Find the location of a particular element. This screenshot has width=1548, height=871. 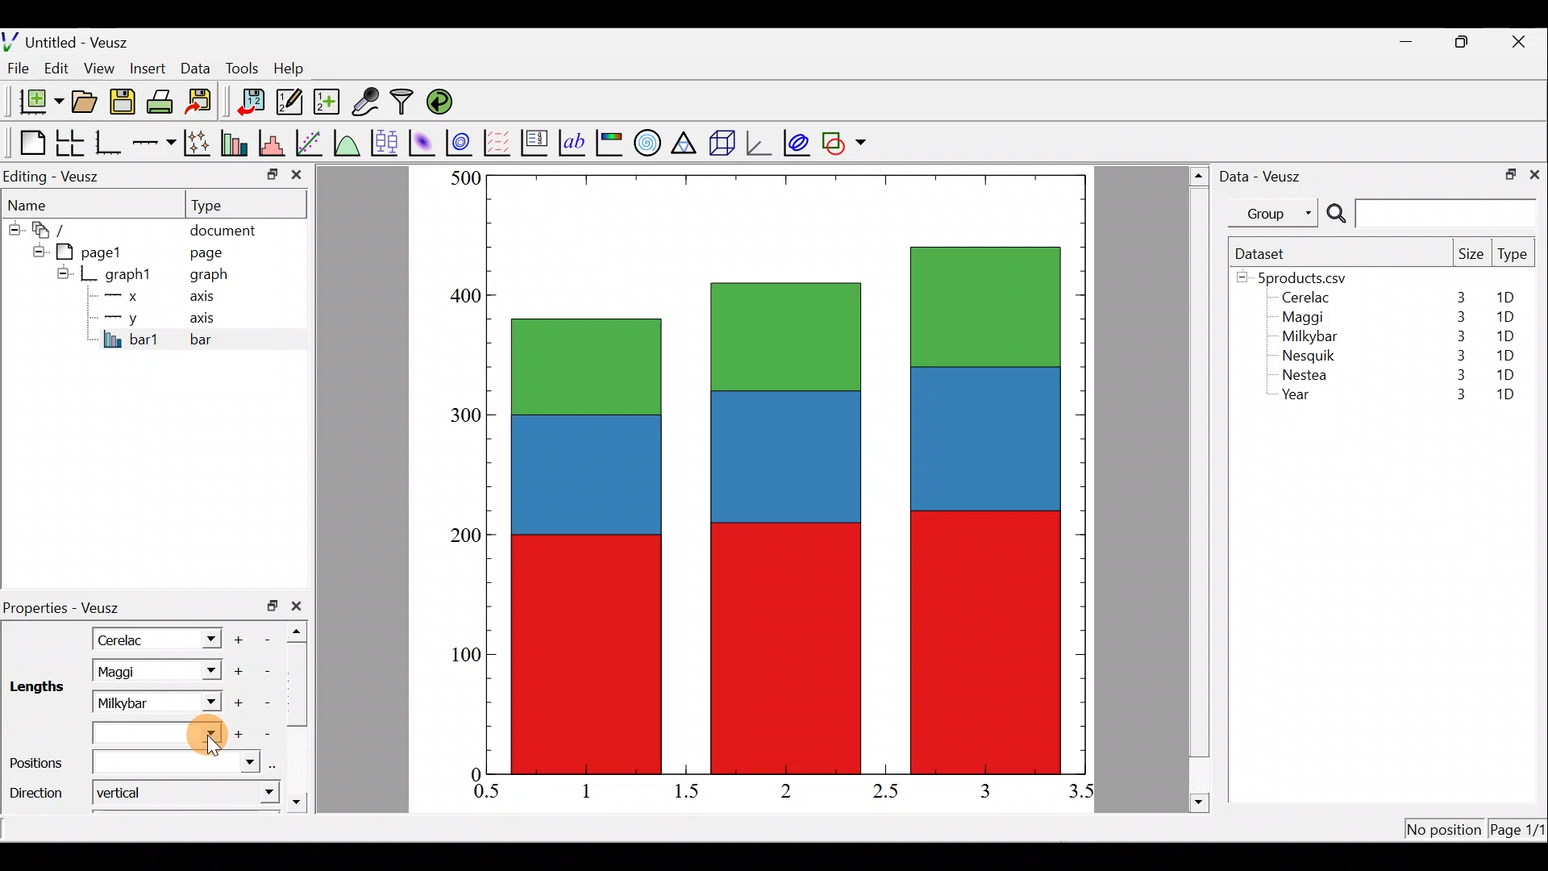

select using dataset browser is located at coordinates (277, 763).